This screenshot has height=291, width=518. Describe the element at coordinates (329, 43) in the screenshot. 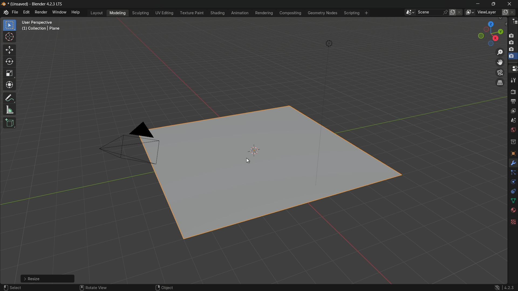

I see `light` at that location.